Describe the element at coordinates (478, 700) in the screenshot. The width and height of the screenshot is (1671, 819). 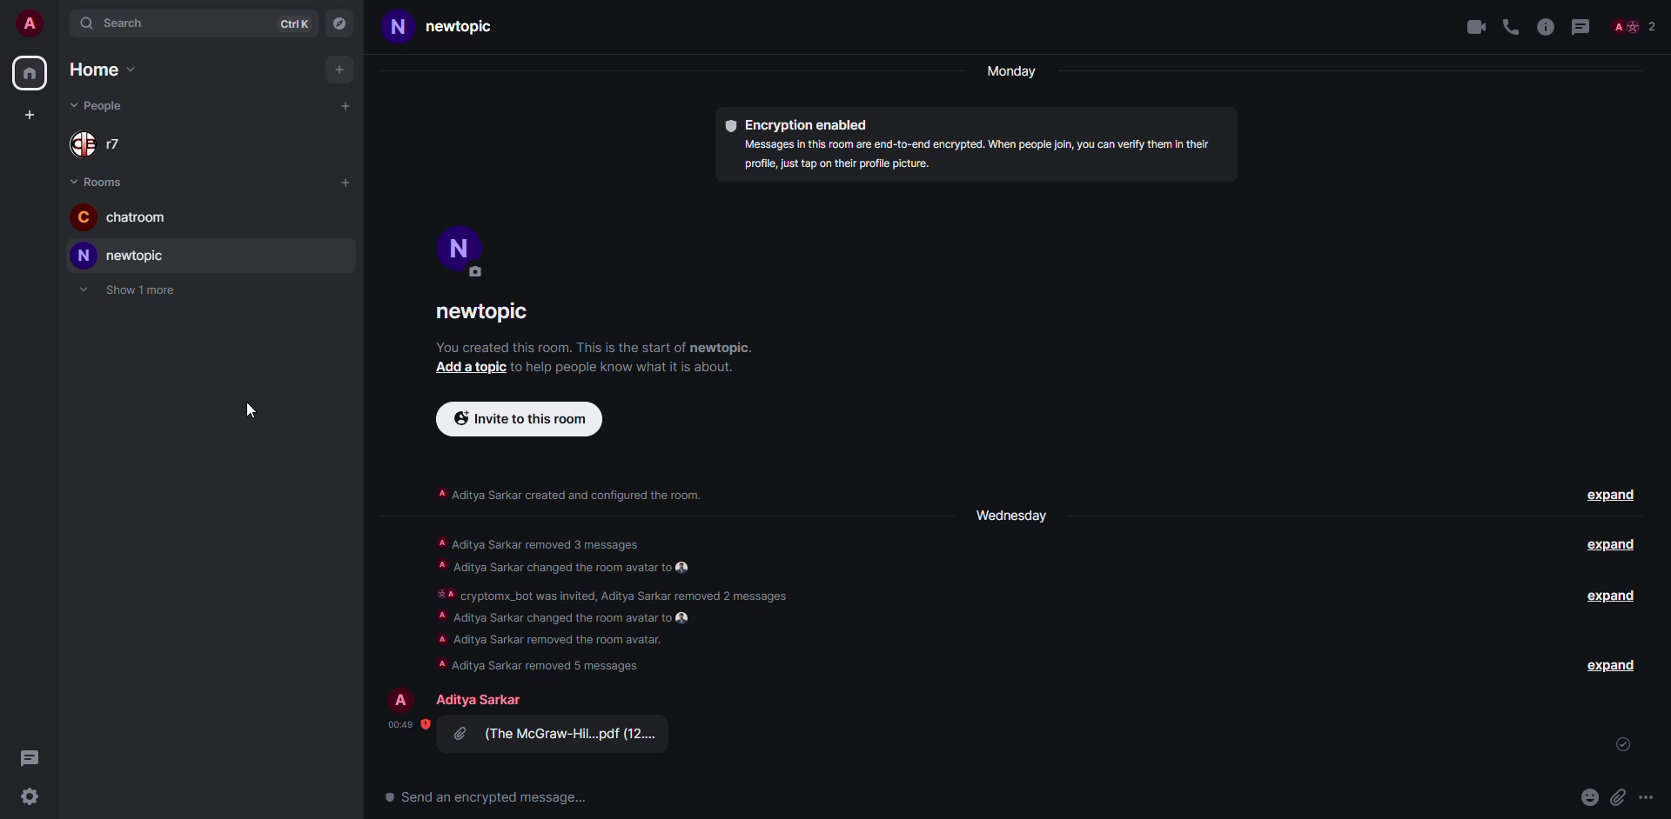
I see `Aditya sarkar` at that location.